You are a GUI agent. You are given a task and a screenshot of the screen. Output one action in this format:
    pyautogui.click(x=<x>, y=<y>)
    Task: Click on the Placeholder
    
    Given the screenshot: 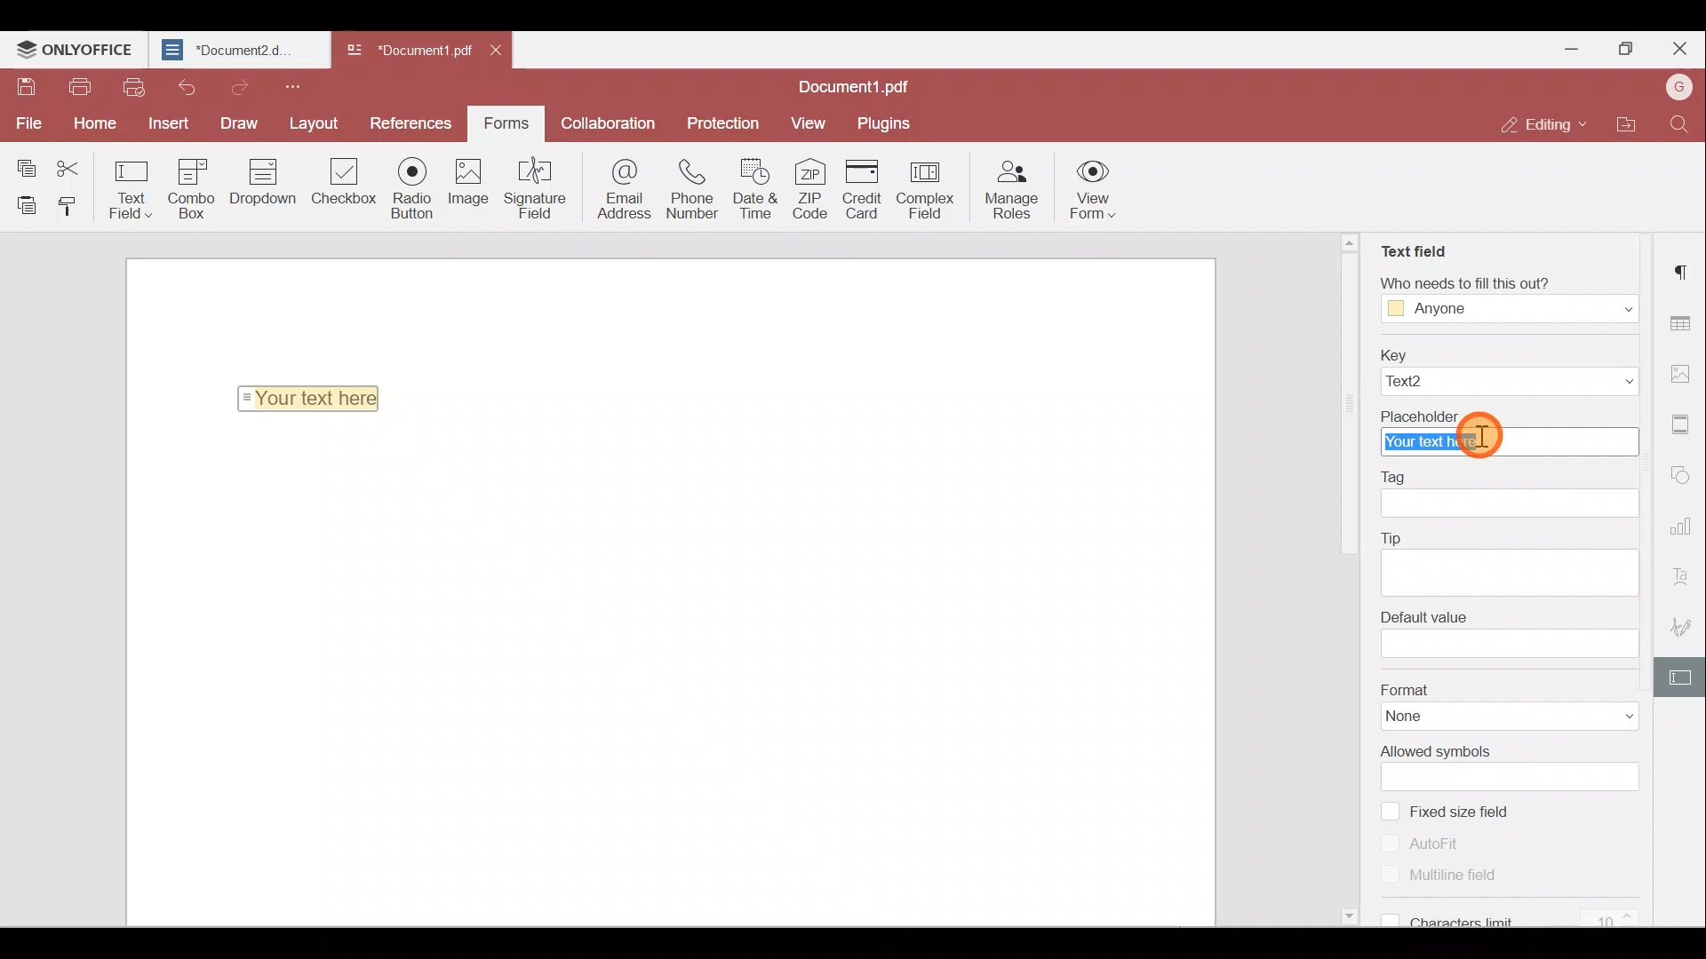 What is the action you would take?
    pyautogui.click(x=1508, y=413)
    